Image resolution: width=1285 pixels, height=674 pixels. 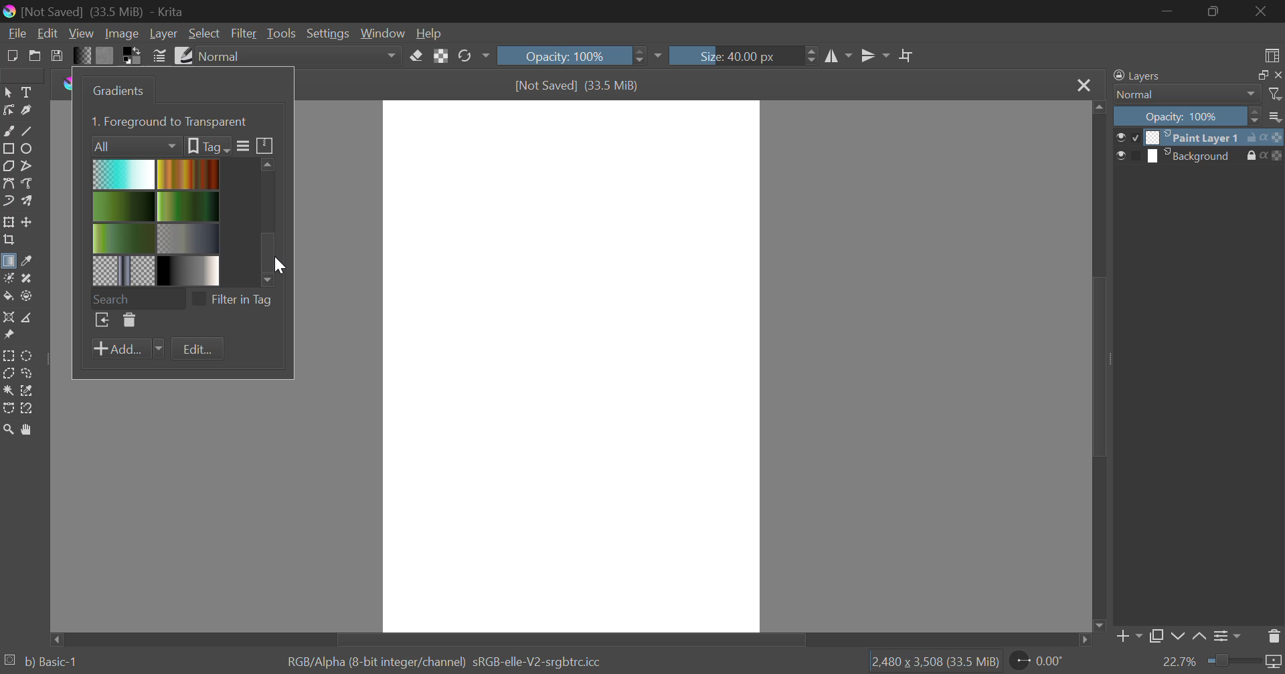 What do you see at coordinates (197, 350) in the screenshot?
I see `Edit...` at bounding box center [197, 350].